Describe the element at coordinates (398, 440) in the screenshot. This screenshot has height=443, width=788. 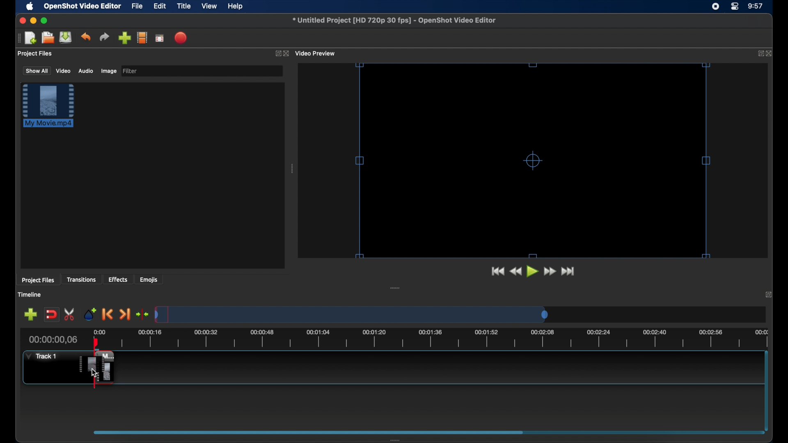
I see `drag handle` at that location.